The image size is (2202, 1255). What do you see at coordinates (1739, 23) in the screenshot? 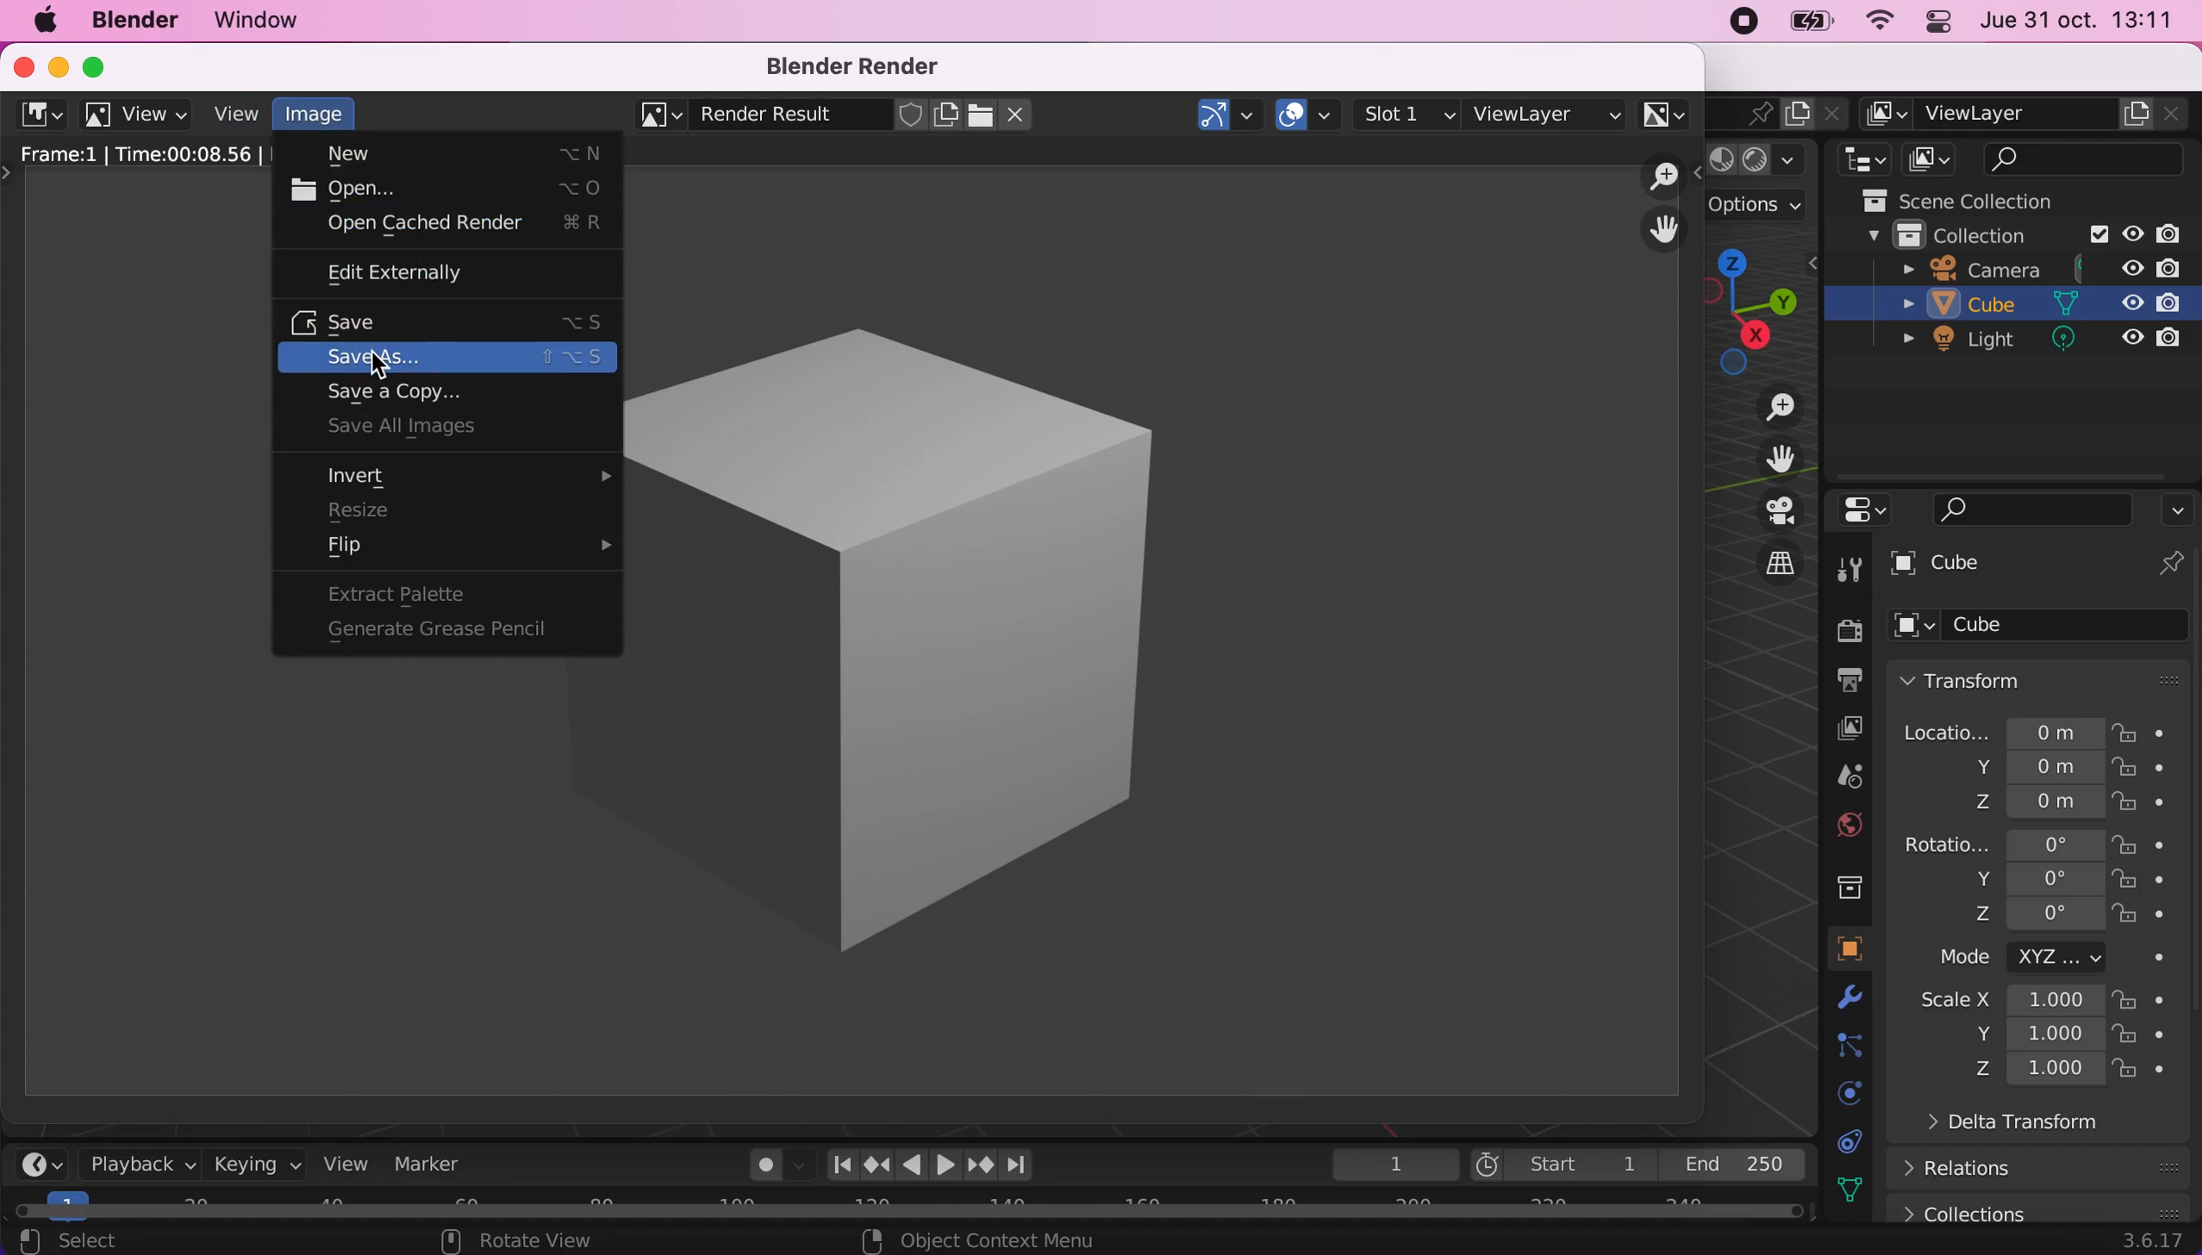
I see `recording stopped` at bounding box center [1739, 23].